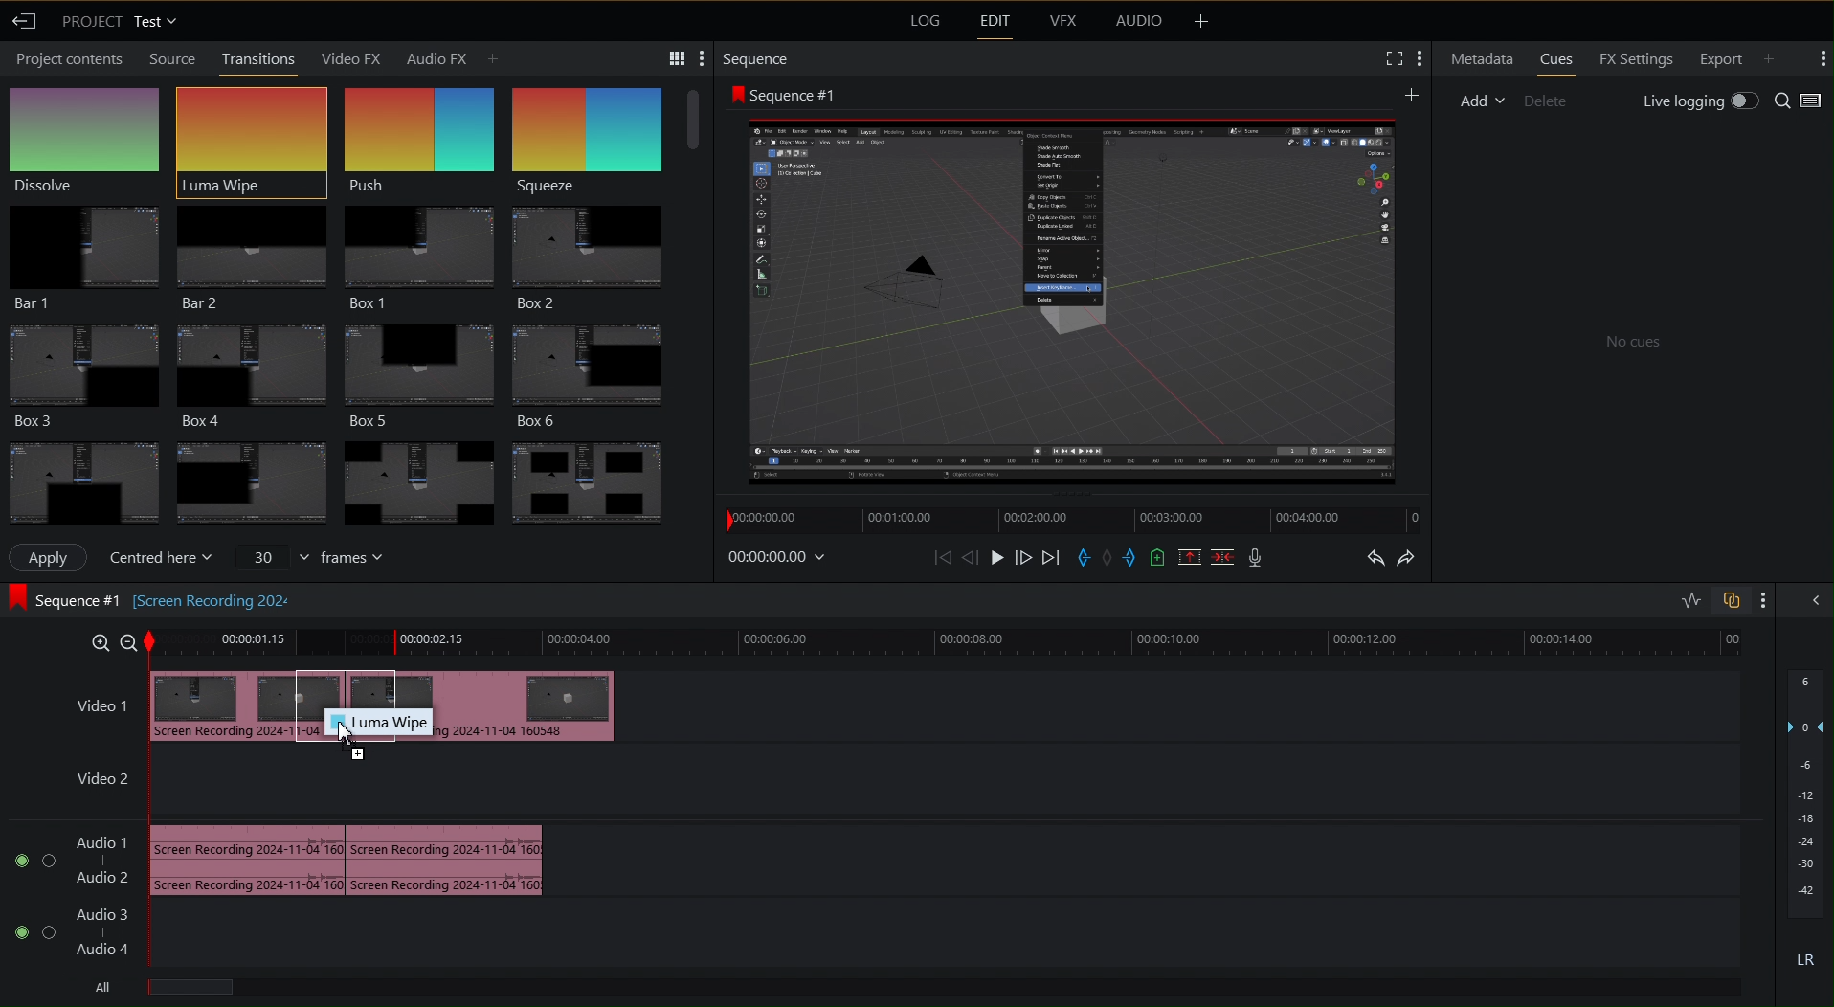 The height and width of the screenshot is (1007, 1834). Describe the element at coordinates (342, 476) in the screenshot. I see `Transitions` at that location.